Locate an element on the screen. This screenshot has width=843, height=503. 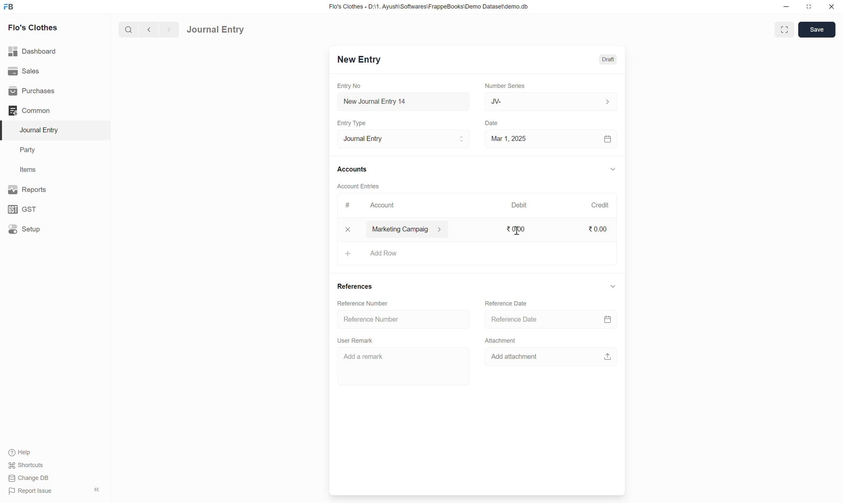
Reports is located at coordinates (29, 189).